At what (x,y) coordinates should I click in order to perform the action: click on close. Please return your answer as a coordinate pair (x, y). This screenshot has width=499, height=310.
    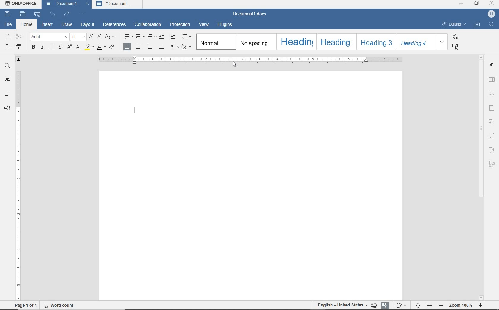
    Looking at the image, I should click on (87, 4).